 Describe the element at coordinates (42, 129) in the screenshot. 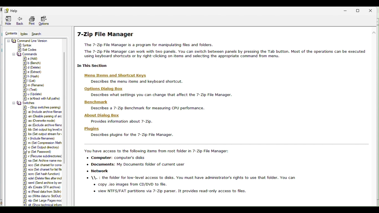

I see `Set output log` at that location.